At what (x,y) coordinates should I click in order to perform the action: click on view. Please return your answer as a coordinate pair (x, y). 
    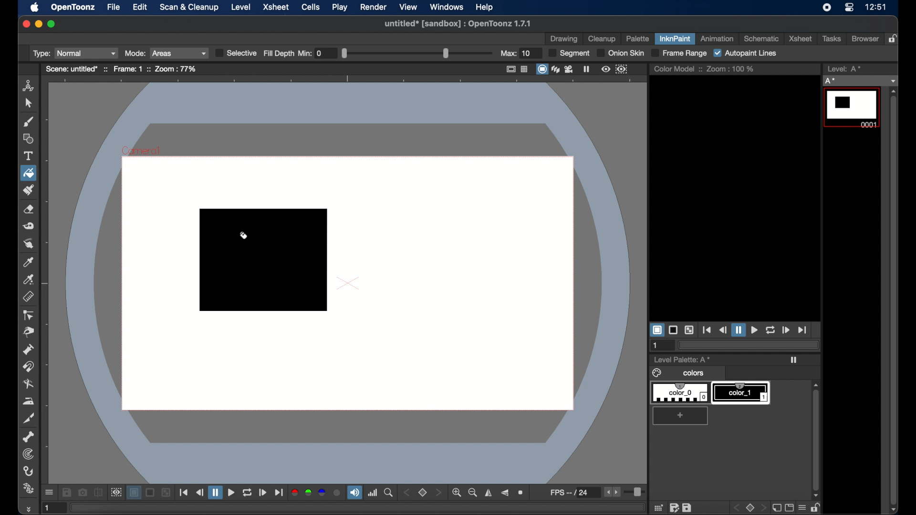
    Looking at the image, I should click on (409, 7).